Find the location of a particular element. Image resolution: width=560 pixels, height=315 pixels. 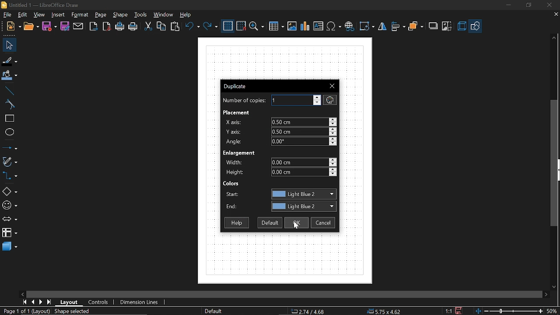

Insert image is located at coordinates (292, 26).